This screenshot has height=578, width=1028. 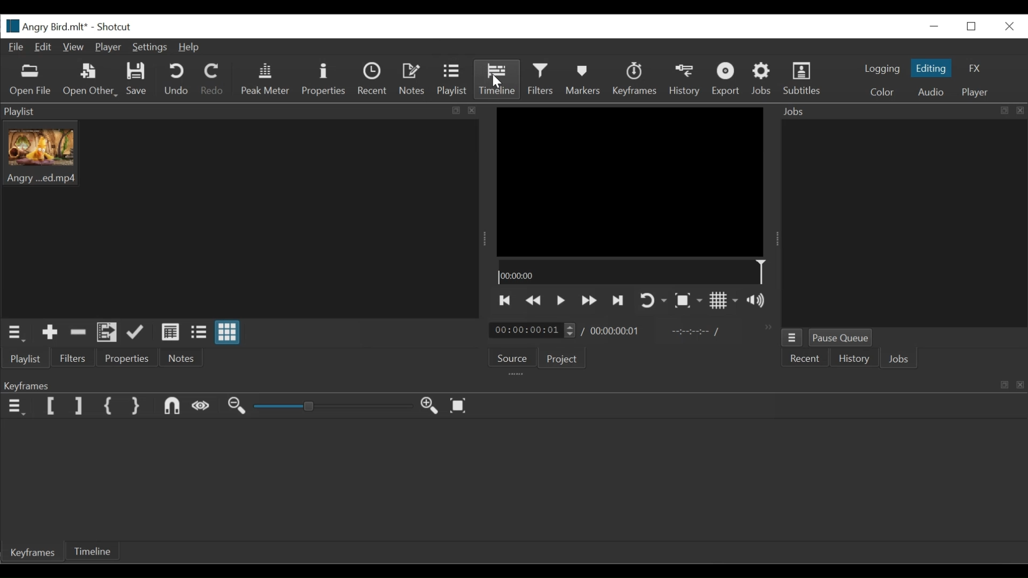 I want to click on Pause Queue, so click(x=842, y=337).